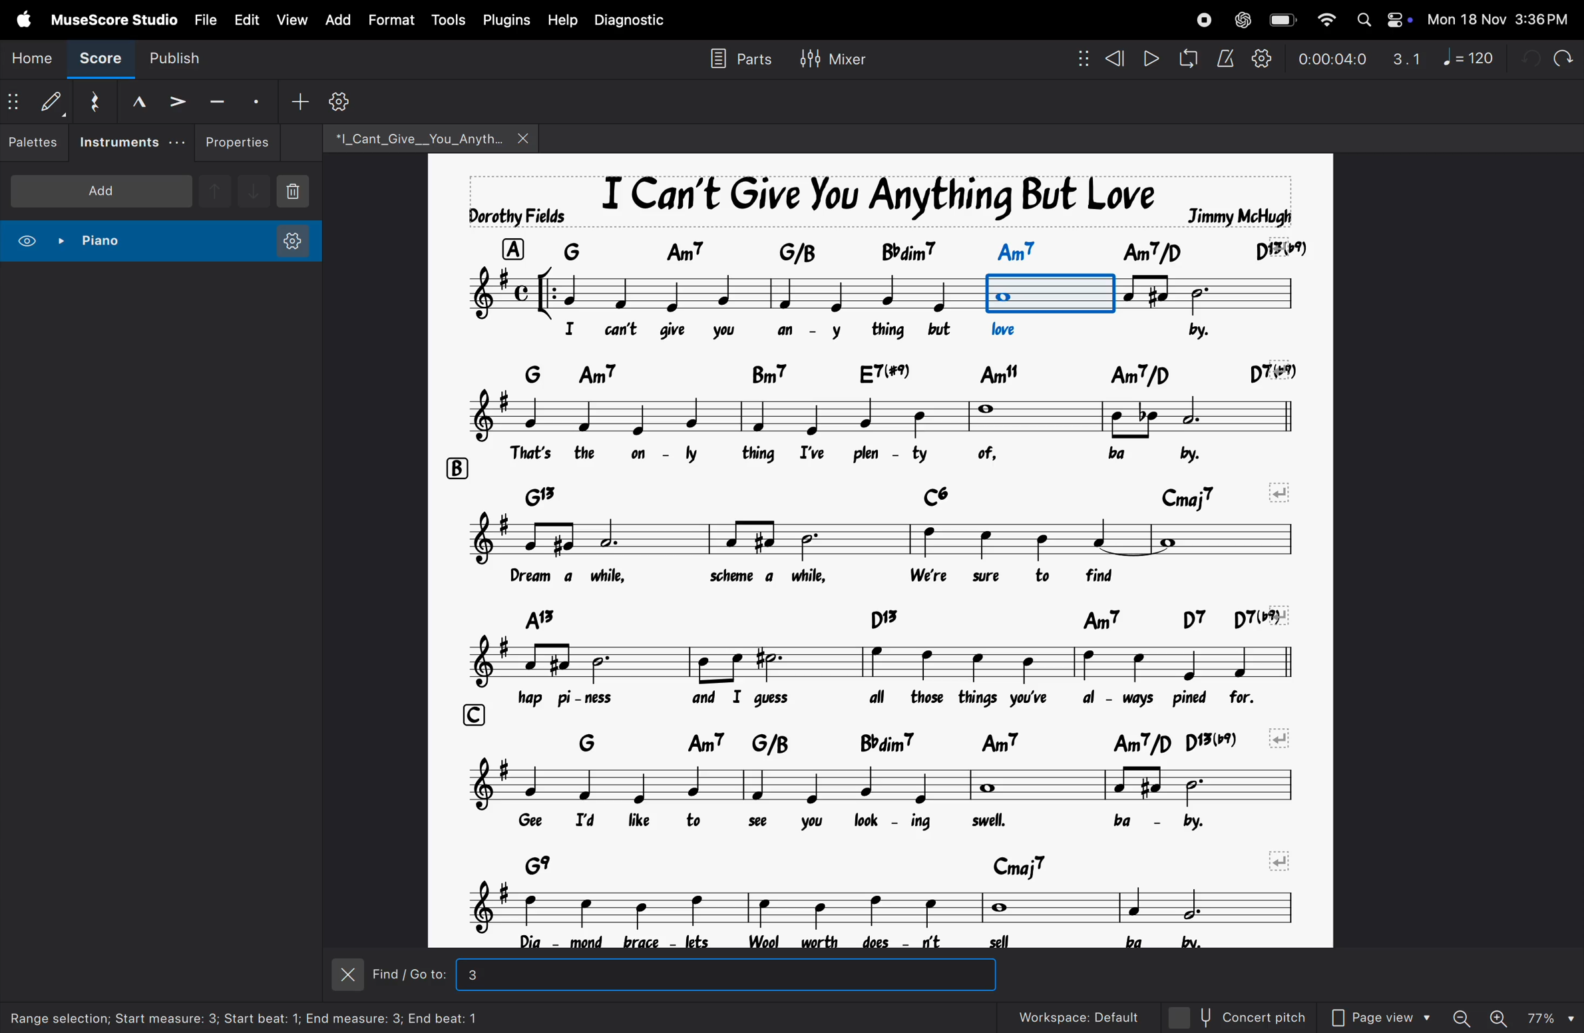 Image resolution: width=1584 pixels, height=1033 pixels. What do you see at coordinates (831, 57) in the screenshot?
I see `mixer` at bounding box center [831, 57].